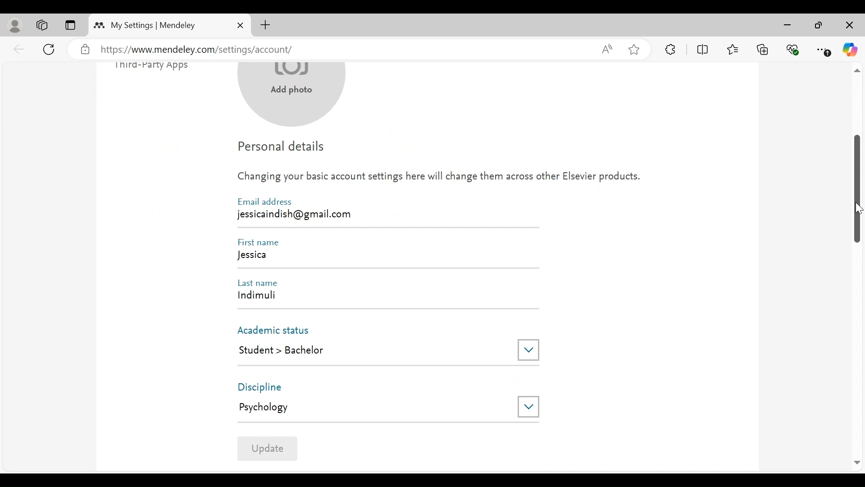 The width and height of the screenshot is (865, 487). I want to click on Cursor, so click(857, 209).